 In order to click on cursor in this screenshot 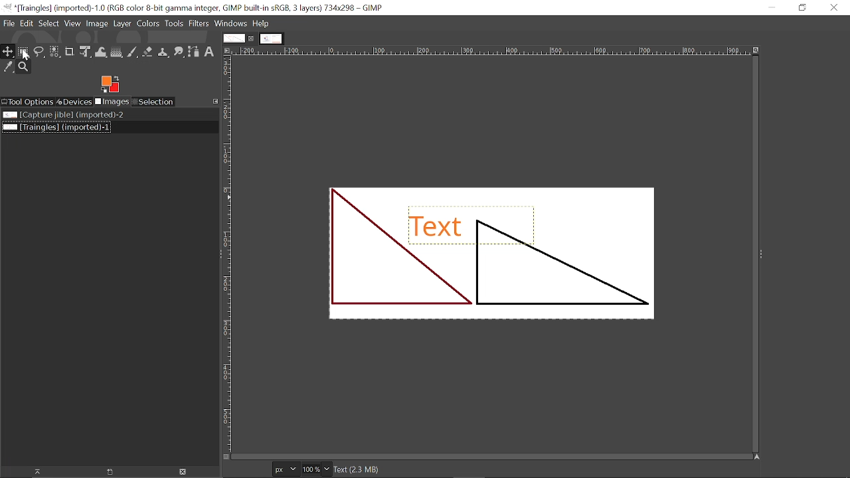, I will do `click(25, 54)`.